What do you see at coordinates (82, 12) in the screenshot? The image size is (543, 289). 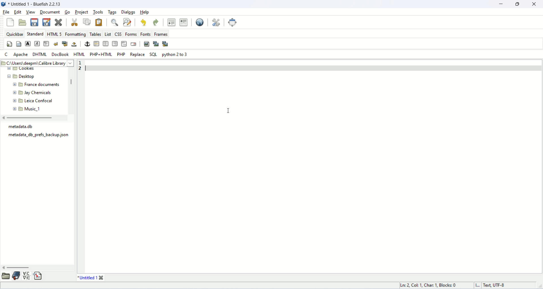 I see `project` at bounding box center [82, 12].